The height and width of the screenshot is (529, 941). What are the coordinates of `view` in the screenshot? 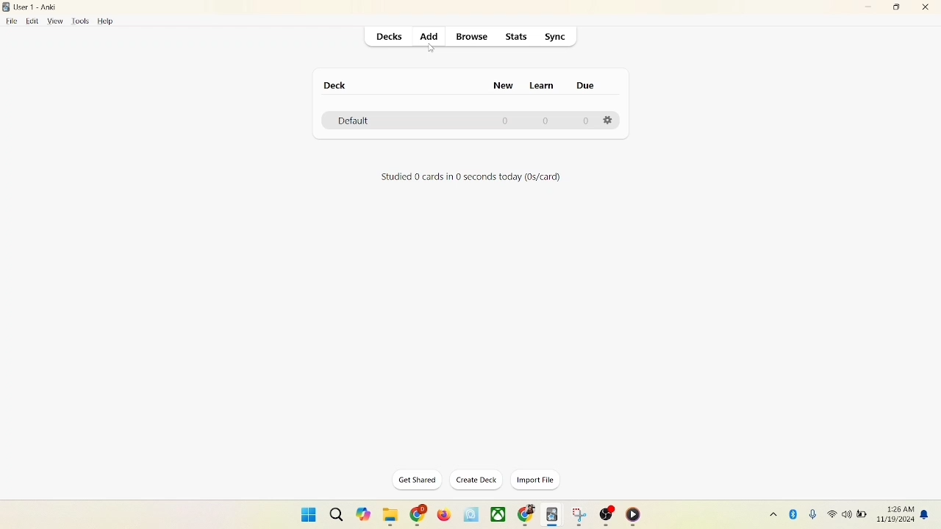 It's located at (57, 22).